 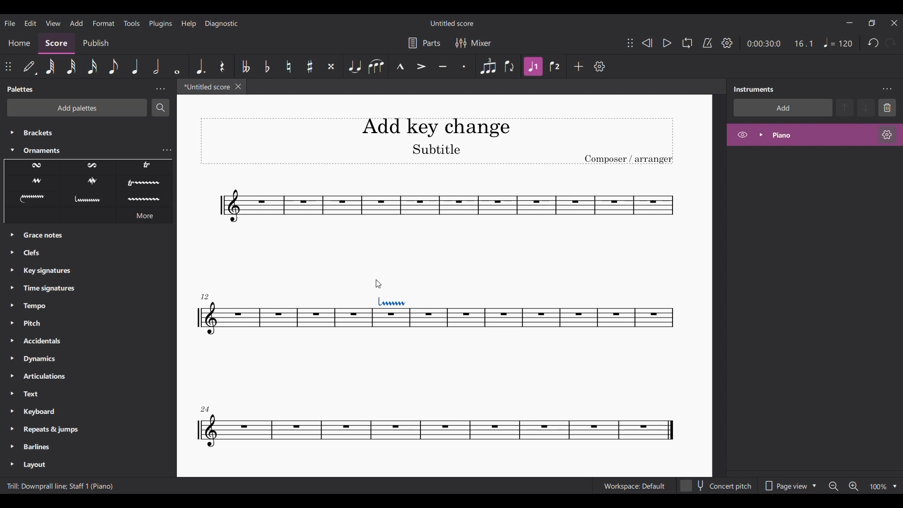 I want to click on Mixer settings, so click(x=473, y=43).